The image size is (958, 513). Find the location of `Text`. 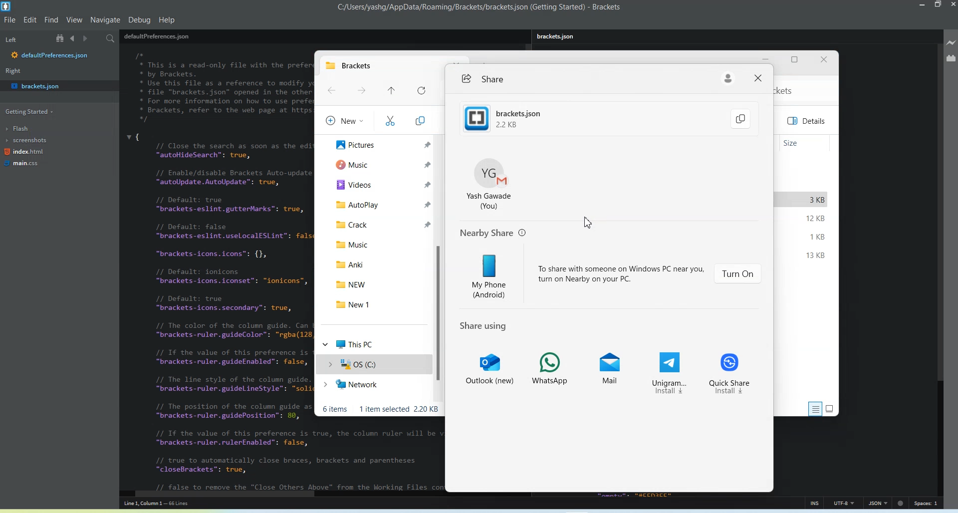

Text is located at coordinates (382, 409).